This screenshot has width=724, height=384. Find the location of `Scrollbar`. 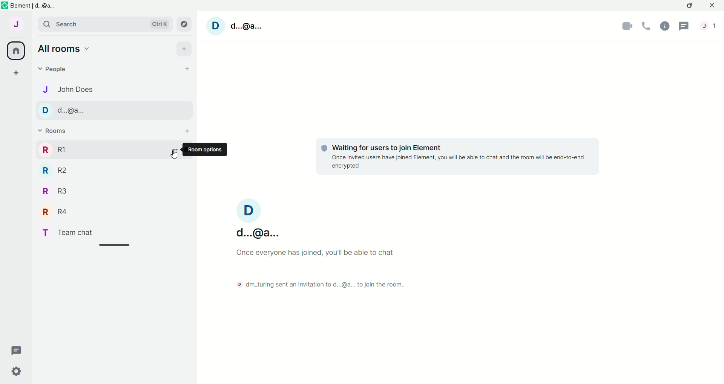

Scrollbar is located at coordinates (116, 244).